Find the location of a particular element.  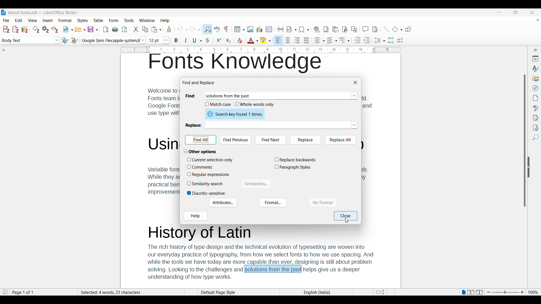

Close window is located at coordinates (355, 82).